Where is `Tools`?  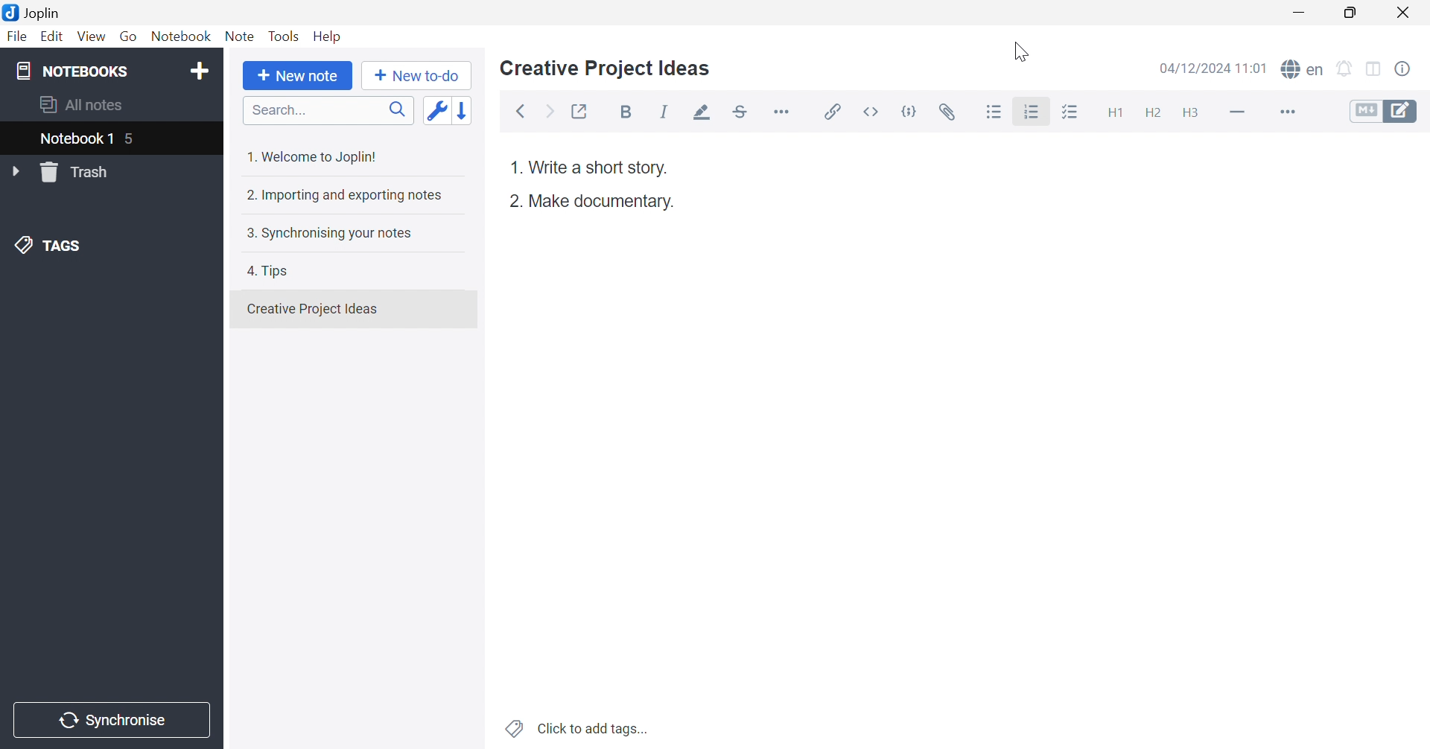
Tools is located at coordinates (285, 35).